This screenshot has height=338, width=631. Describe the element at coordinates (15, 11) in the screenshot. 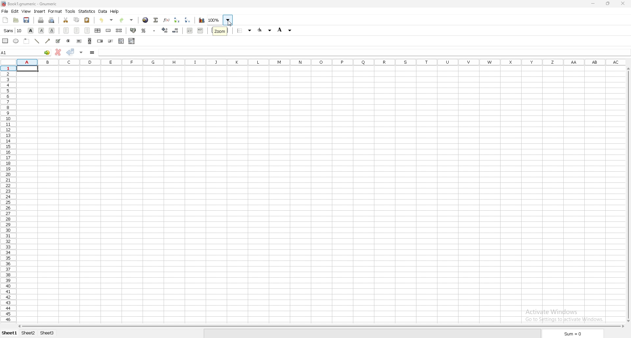

I see `edit` at that location.